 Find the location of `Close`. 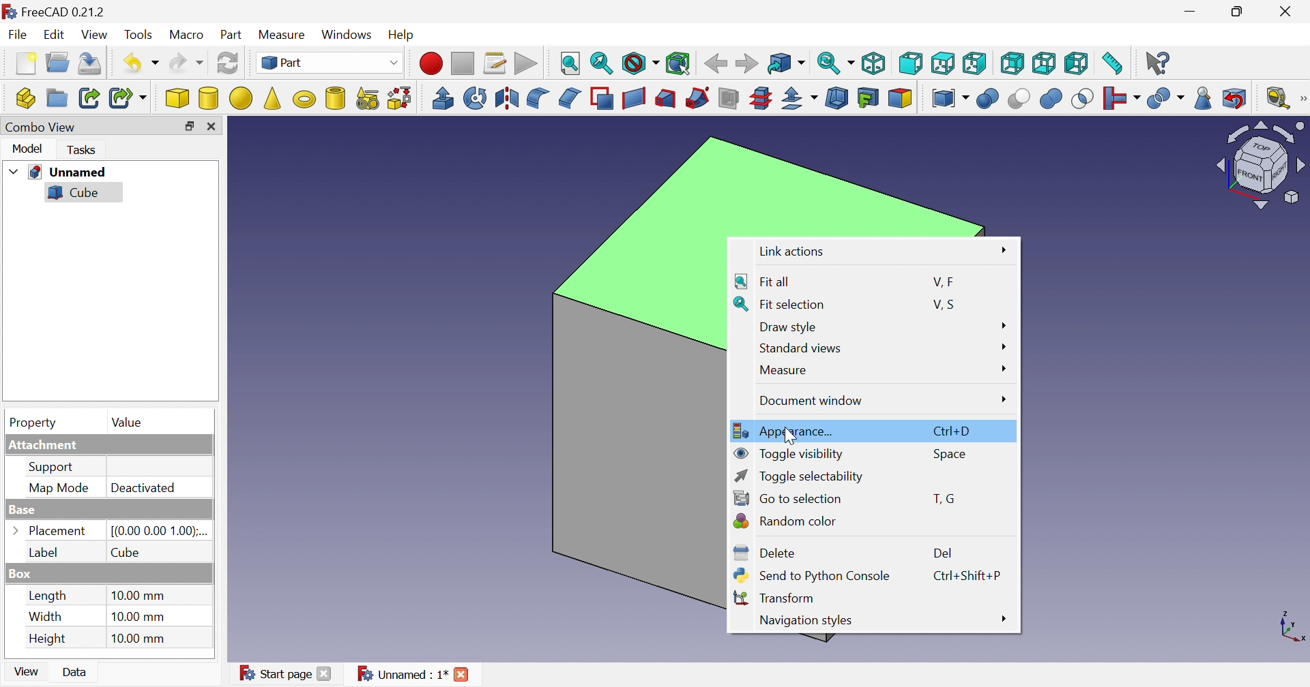

Close is located at coordinates (323, 675).